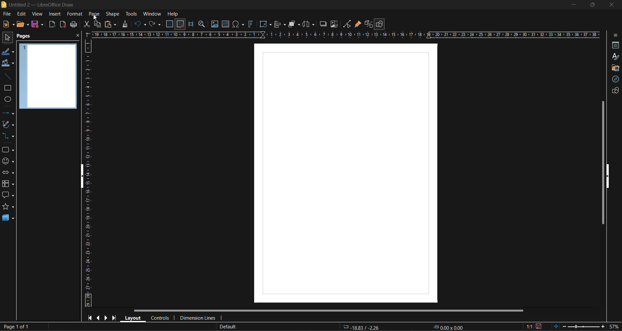  Describe the element at coordinates (112, 14) in the screenshot. I see `shape` at that location.